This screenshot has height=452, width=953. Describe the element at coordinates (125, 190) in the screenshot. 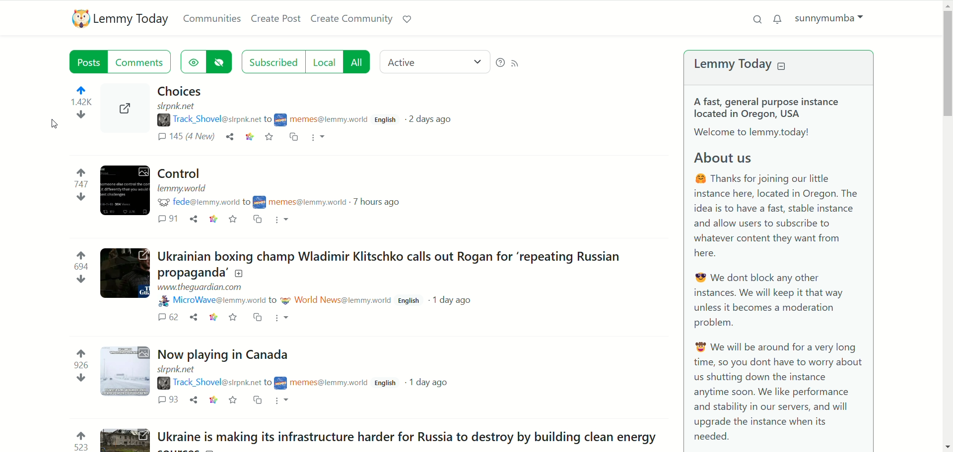

I see `Thumbnail` at that location.